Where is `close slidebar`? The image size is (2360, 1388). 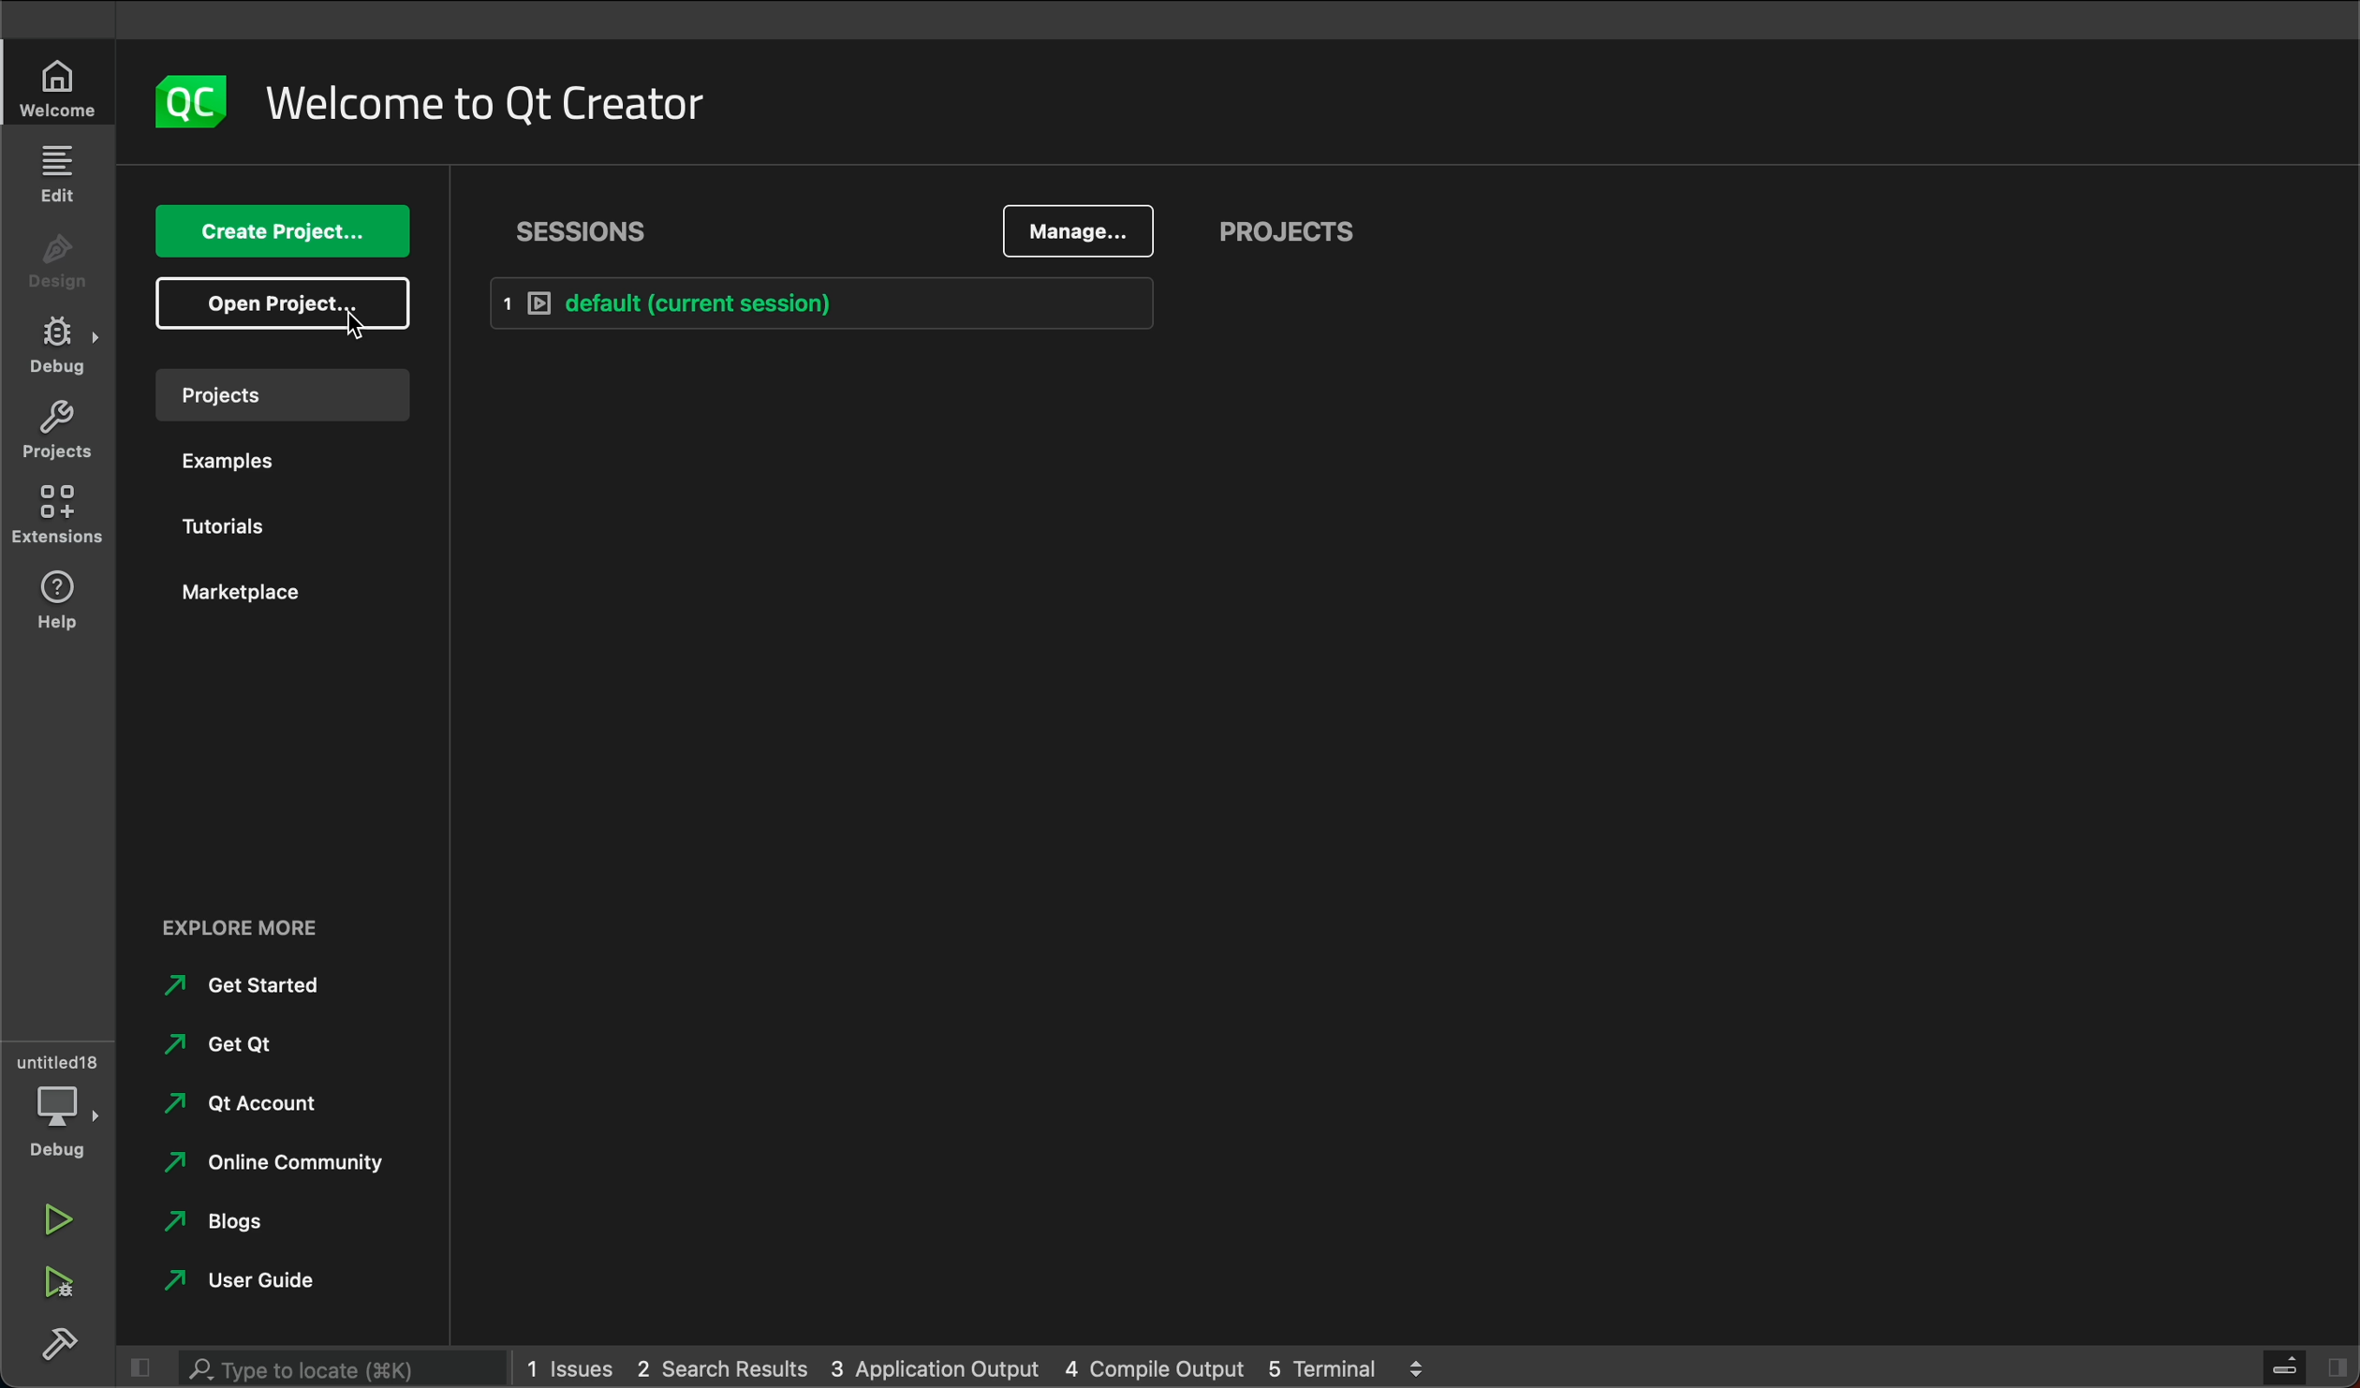 close slidebar is located at coordinates (140, 1365).